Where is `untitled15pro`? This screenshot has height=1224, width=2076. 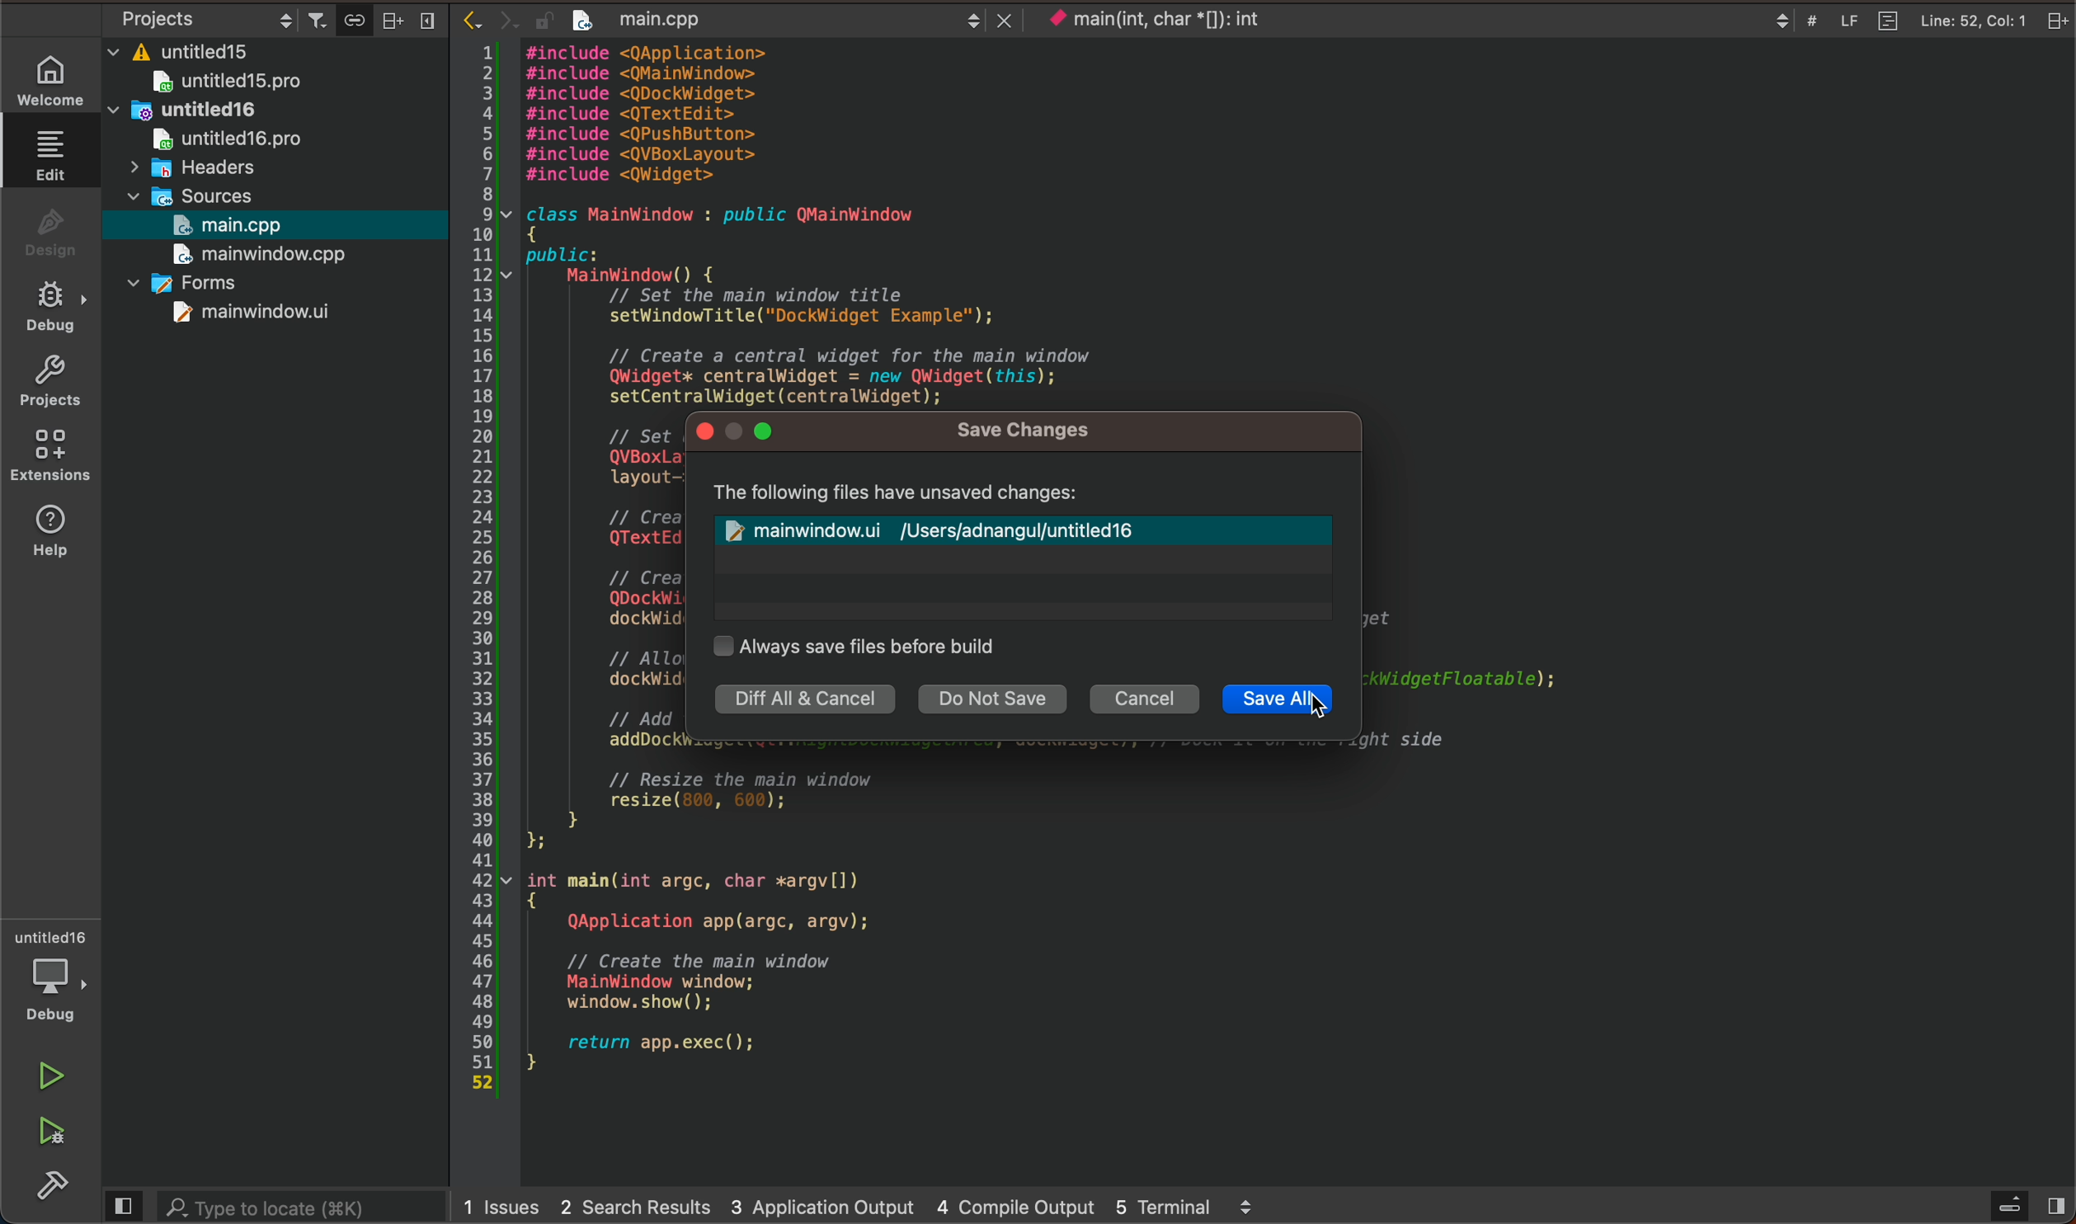 untitled15pro is located at coordinates (230, 82).